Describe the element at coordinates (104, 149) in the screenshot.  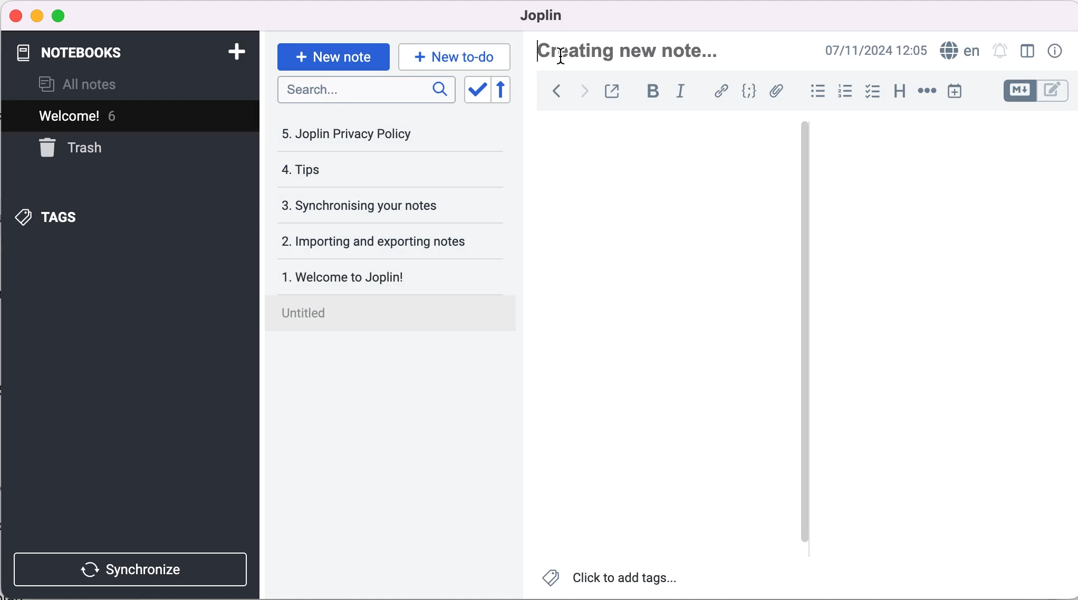
I see `trash` at that location.